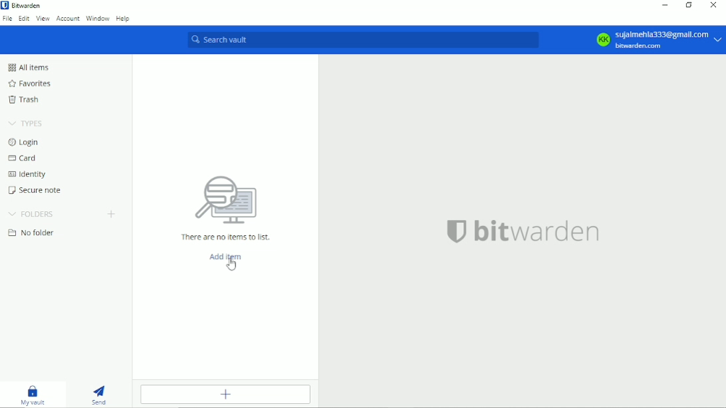  What do you see at coordinates (531, 231) in the screenshot?
I see `bitwarden ` at bounding box center [531, 231].